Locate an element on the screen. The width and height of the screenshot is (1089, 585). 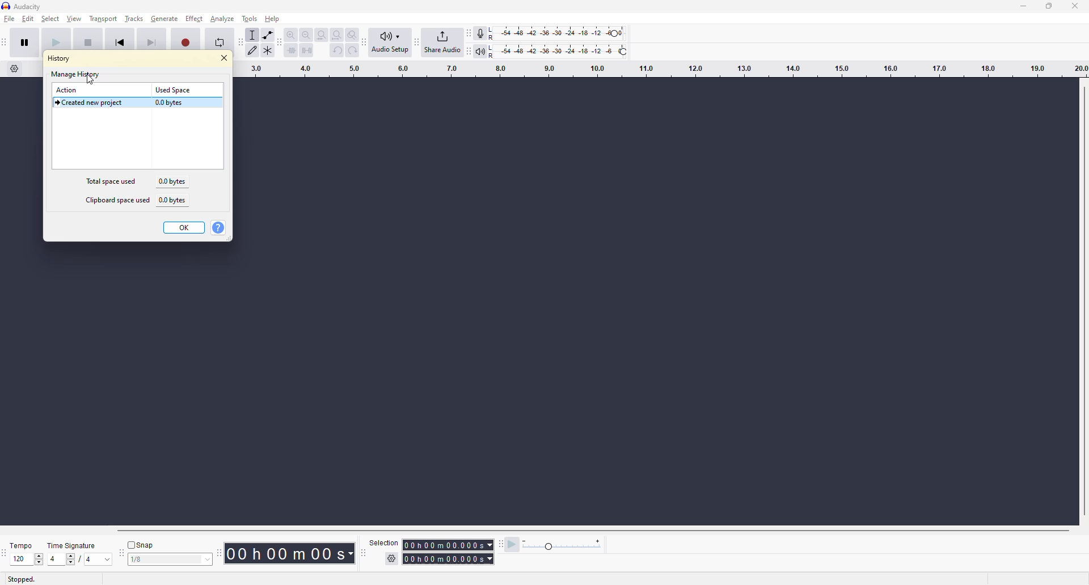
0.0 bytes is located at coordinates (172, 181).